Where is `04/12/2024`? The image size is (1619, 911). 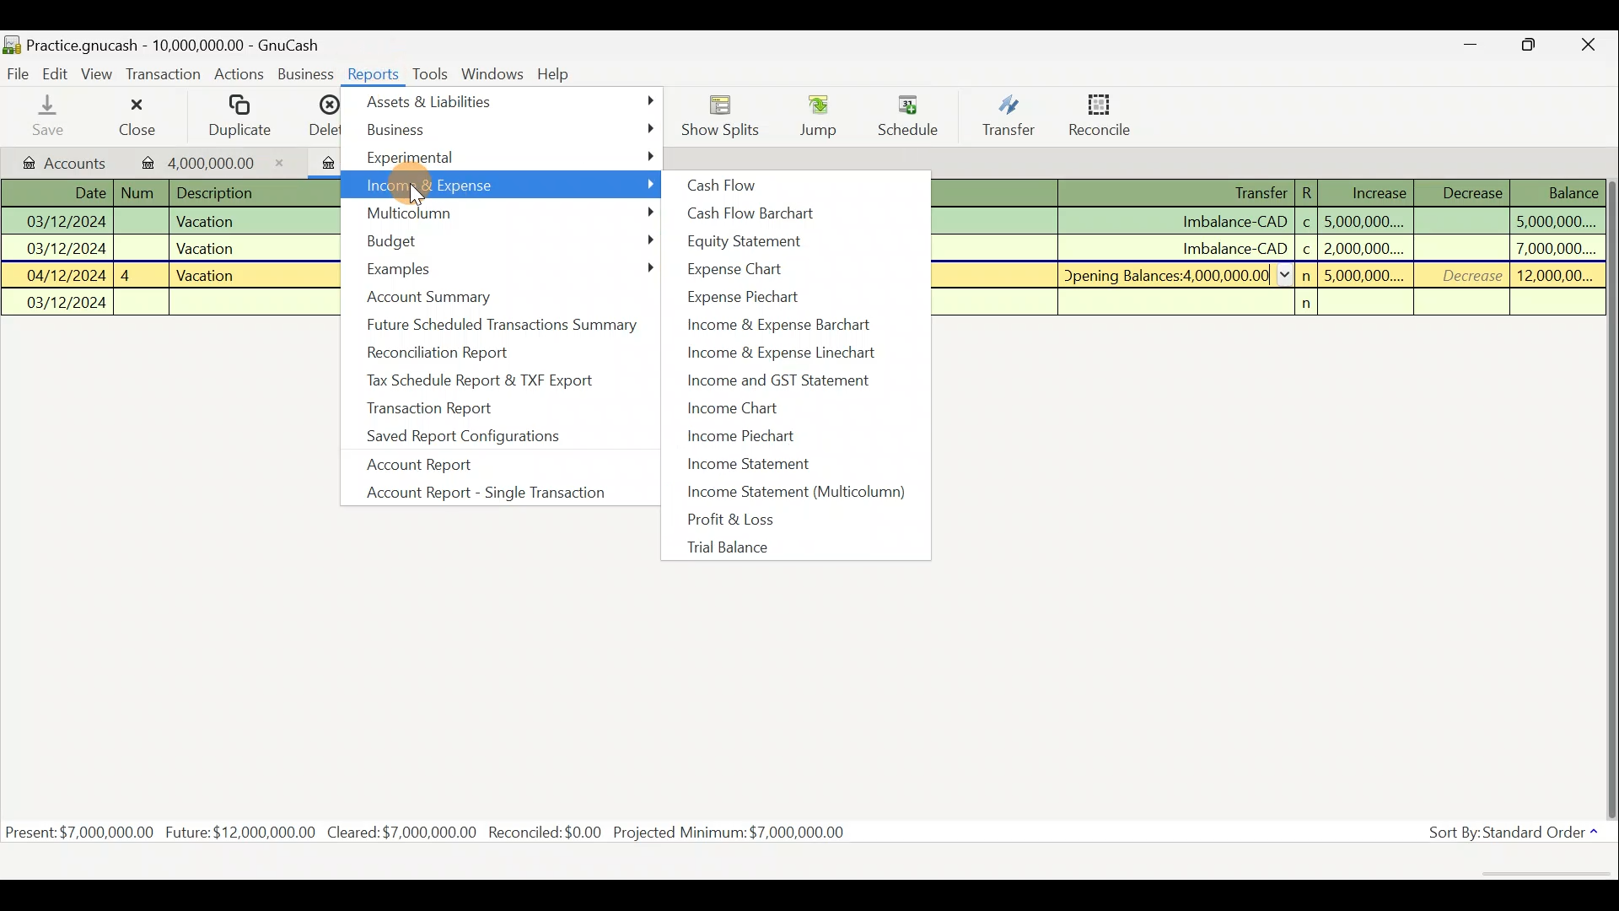 04/12/2024 is located at coordinates (66, 274).